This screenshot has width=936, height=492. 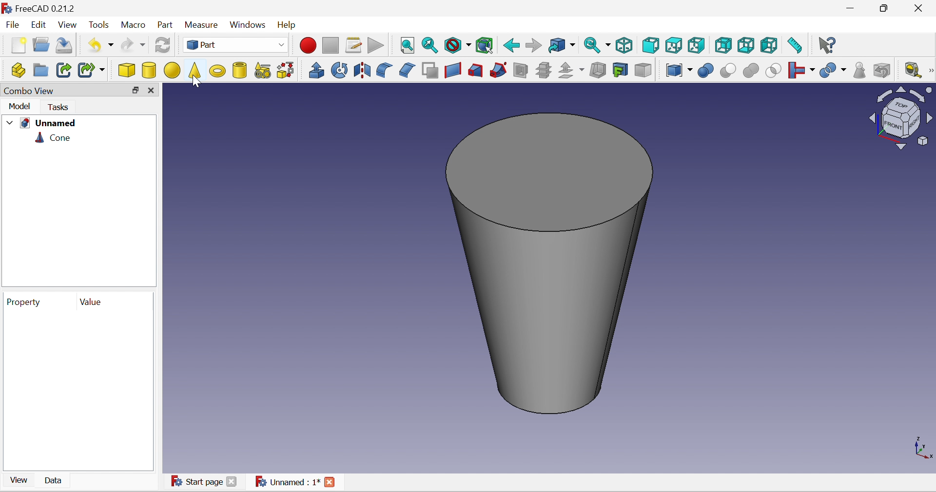 I want to click on Fit all, so click(x=409, y=45).